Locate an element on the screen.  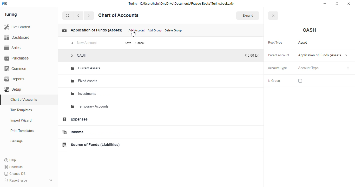
forward is located at coordinates (89, 16).